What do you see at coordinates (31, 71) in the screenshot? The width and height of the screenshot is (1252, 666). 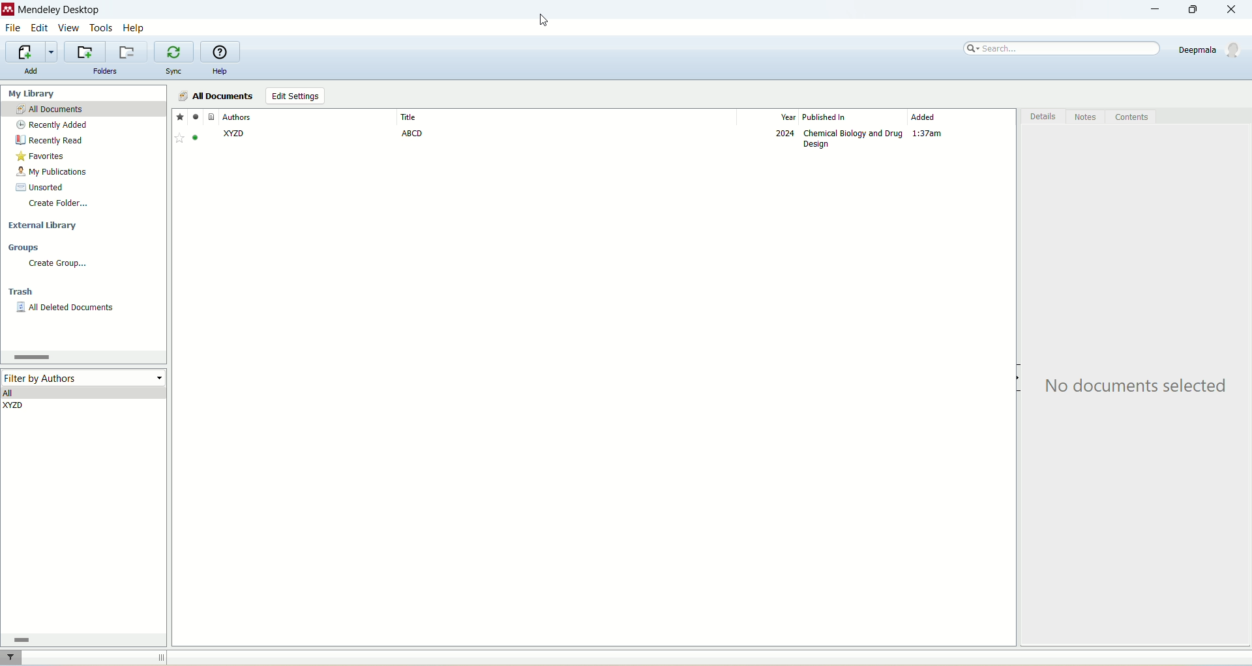 I see `add` at bounding box center [31, 71].